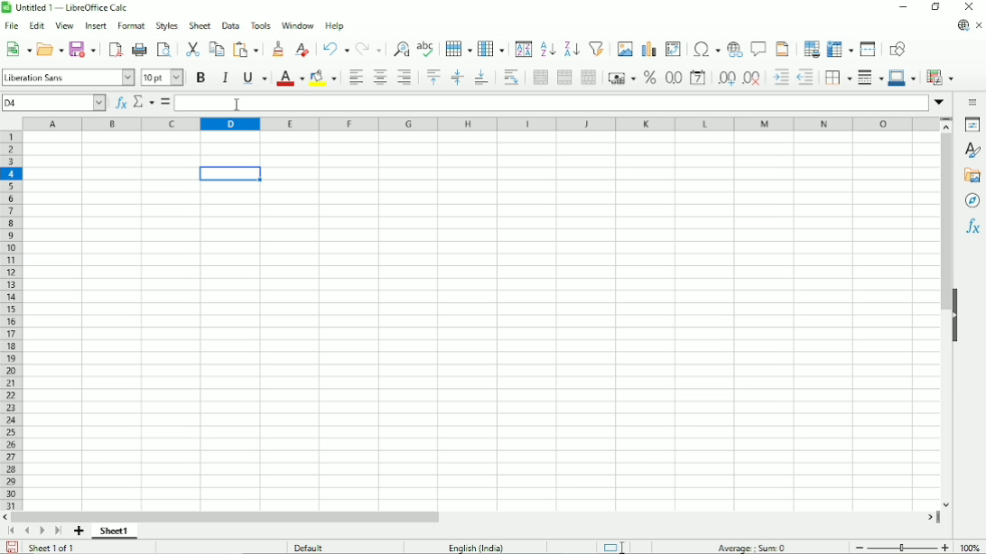  I want to click on Restore down, so click(936, 6).